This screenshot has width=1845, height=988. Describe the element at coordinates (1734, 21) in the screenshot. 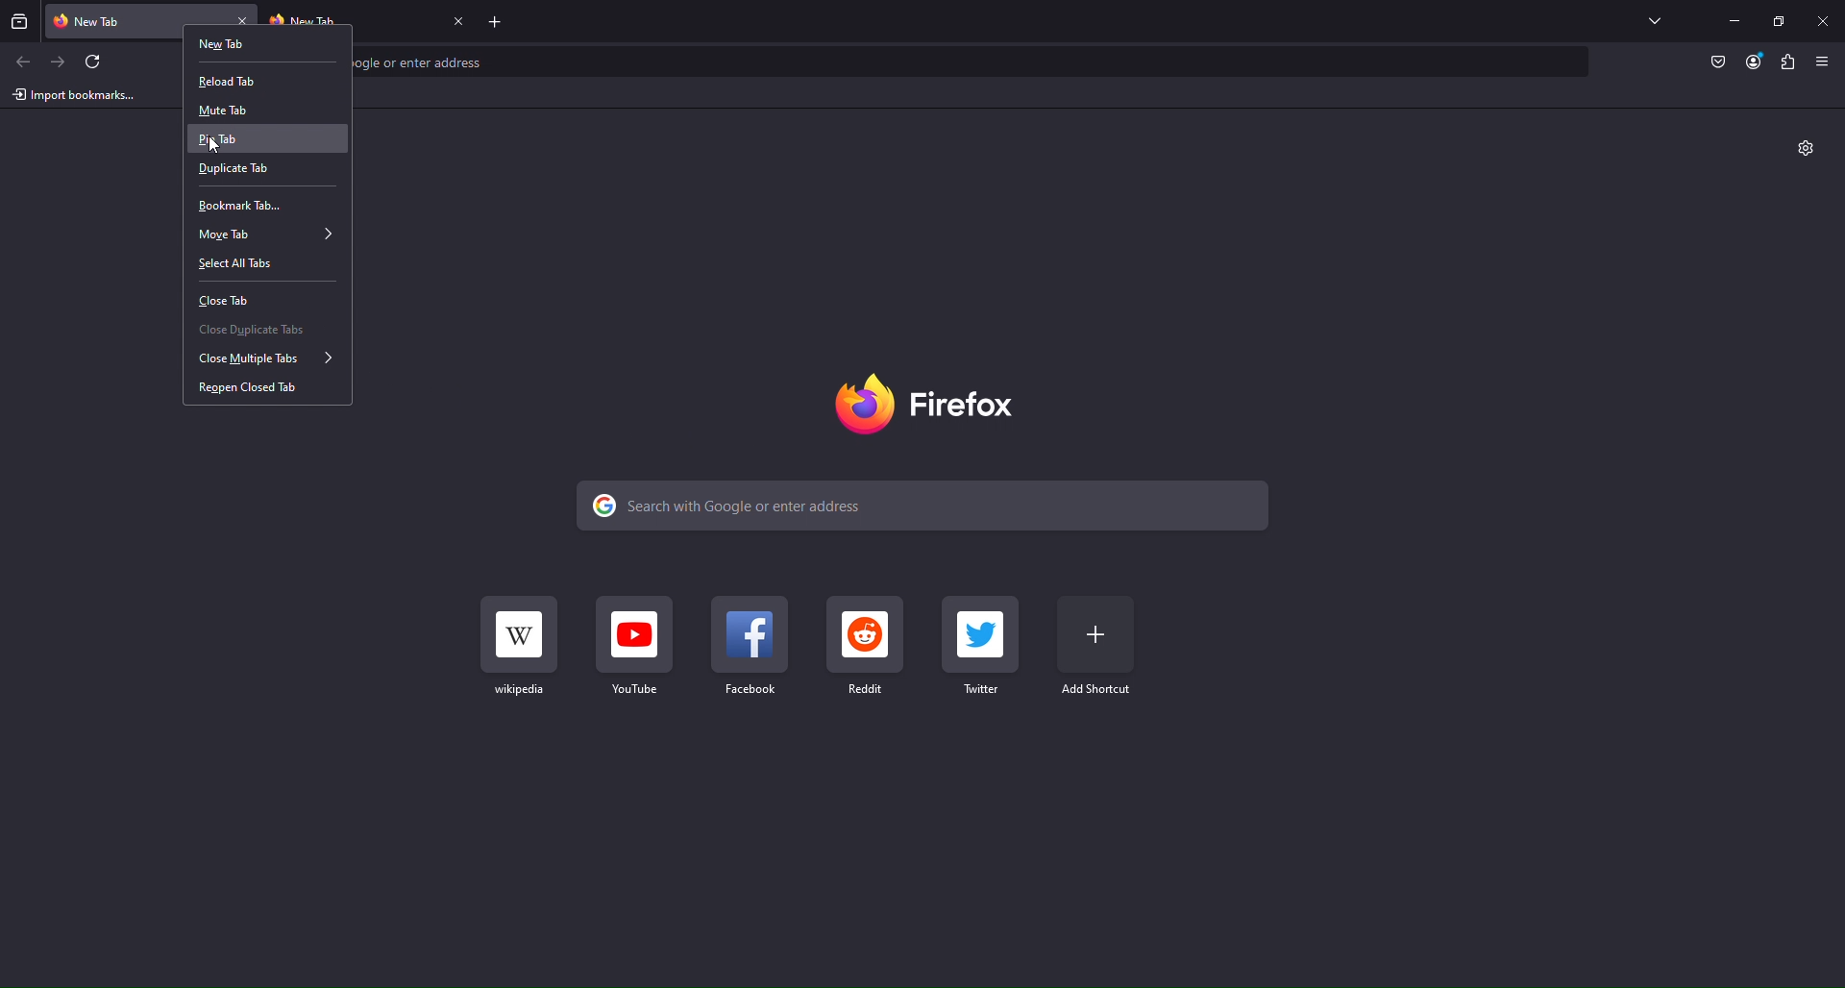

I see `Minimize` at that location.